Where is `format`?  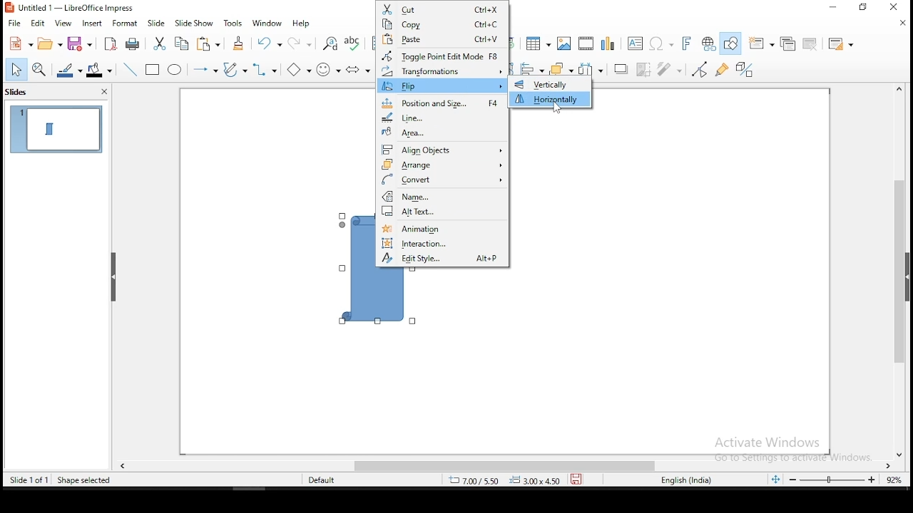
format is located at coordinates (128, 24).